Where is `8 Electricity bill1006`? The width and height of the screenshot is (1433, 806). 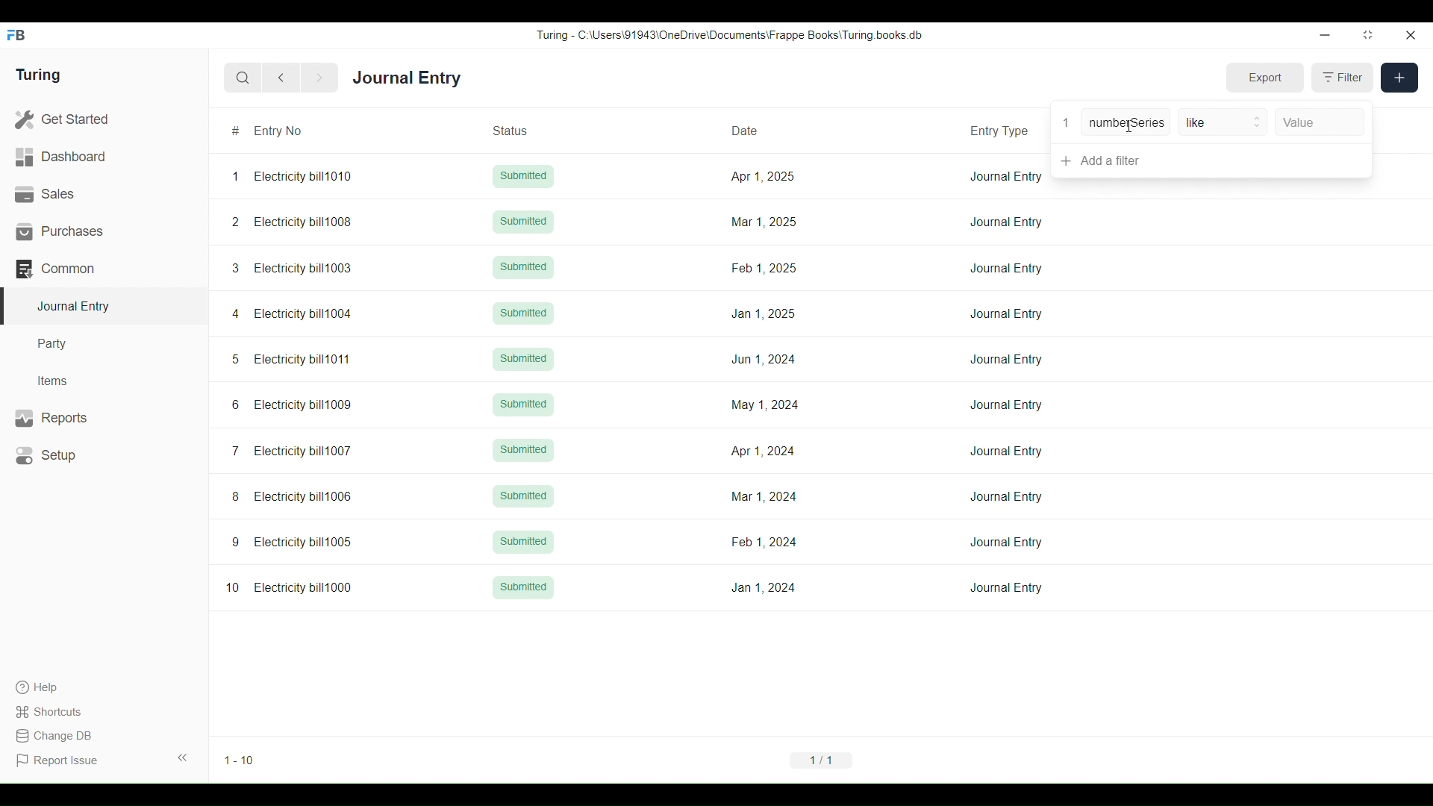
8 Electricity bill1006 is located at coordinates (292, 496).